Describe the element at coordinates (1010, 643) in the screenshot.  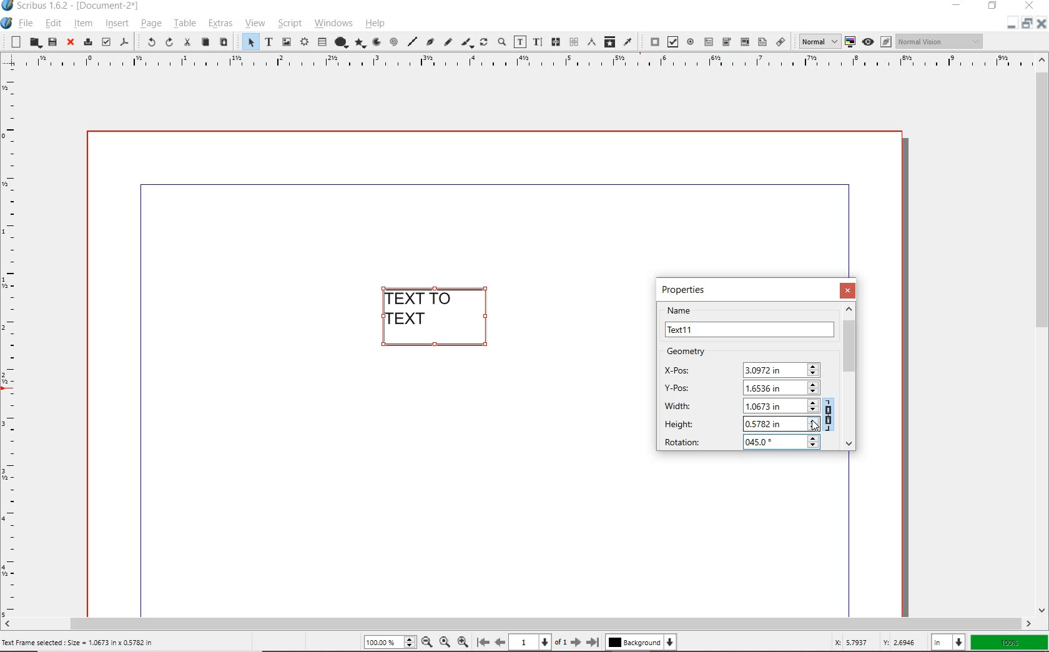
I see `zoom factor` at that location.